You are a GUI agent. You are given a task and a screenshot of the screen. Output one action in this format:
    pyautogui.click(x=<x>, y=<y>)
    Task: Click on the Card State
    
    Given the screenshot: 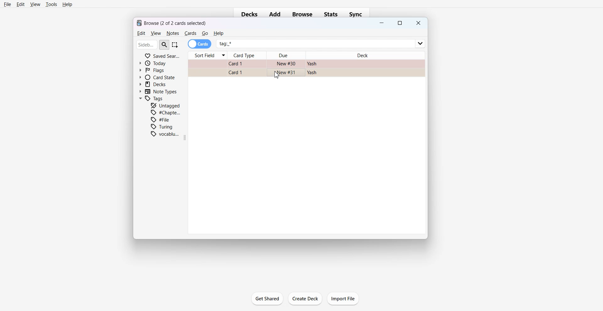 What is the action you would take?
    pyautogui.click(x=157, y=77)
    